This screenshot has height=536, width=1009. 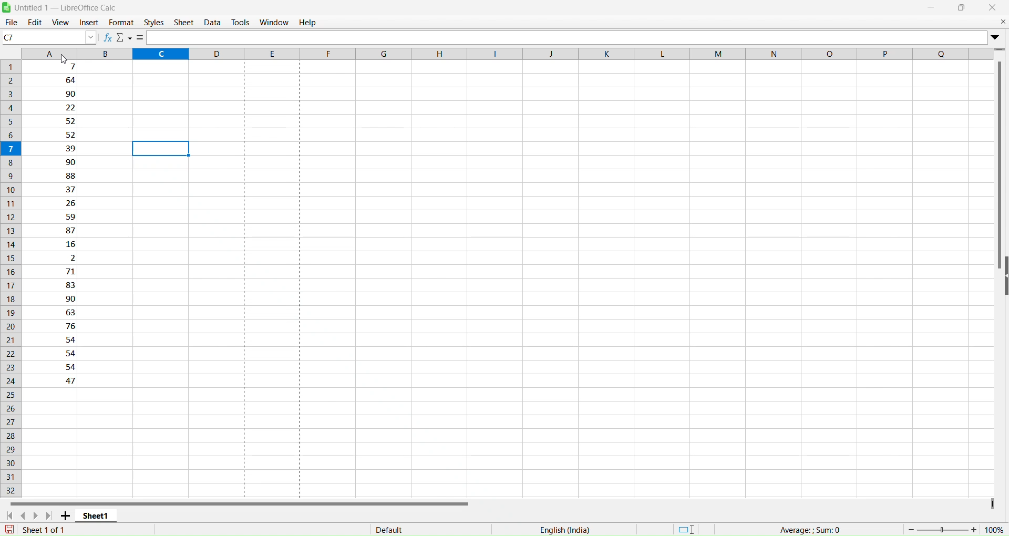 What do you see at coordinates (67, 516) in the screenshot?
I see `Add` at bounding box center [67, 516].